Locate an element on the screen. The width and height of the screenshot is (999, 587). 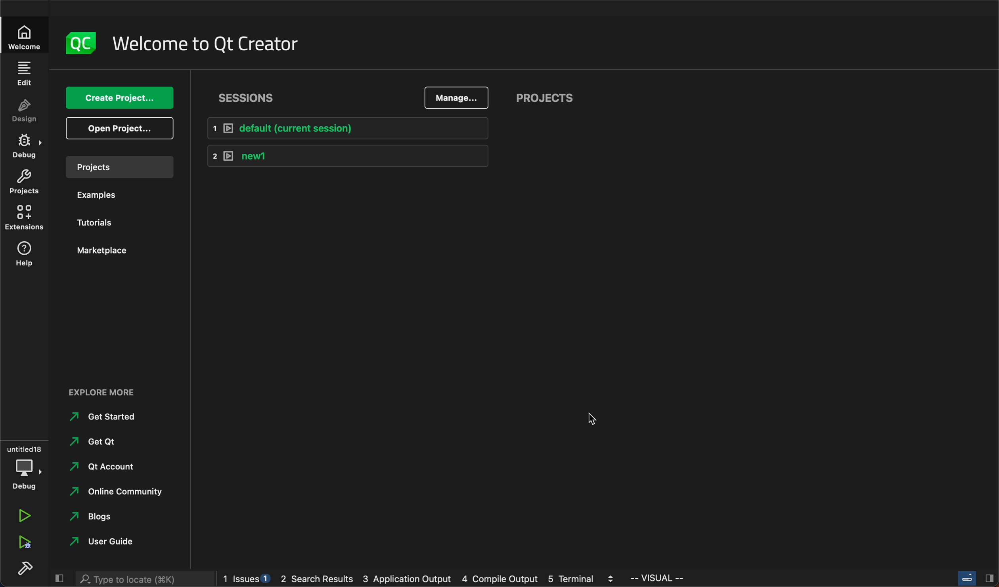
build is located at coordinates (23, 566).